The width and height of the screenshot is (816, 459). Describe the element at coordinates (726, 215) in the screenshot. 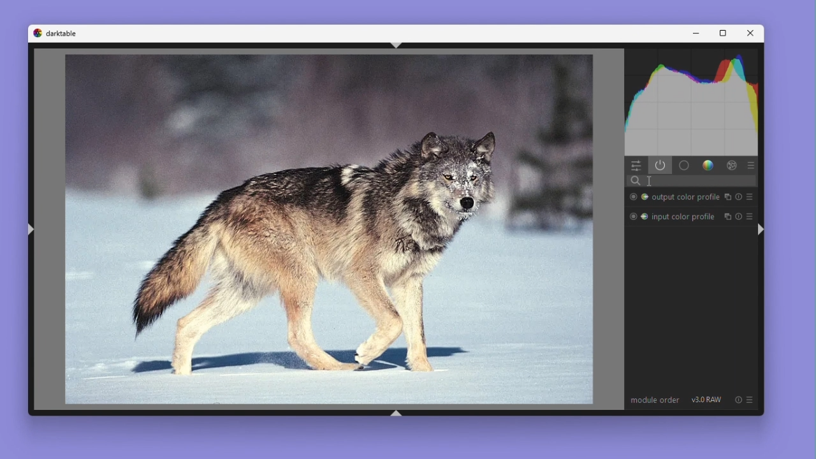

I see `Instance` at that location.